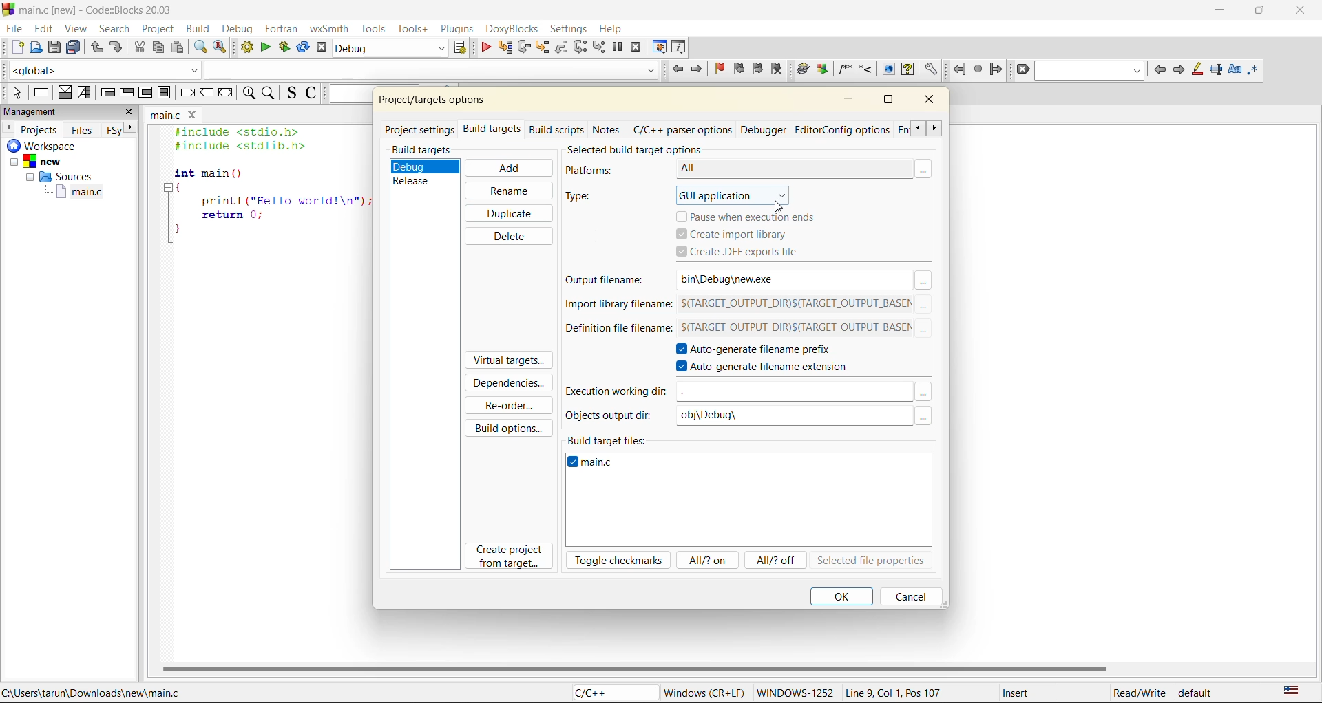 The image size is (1322, 703). Describe the element at coordinates (507, 236) in the screenshot. I see `delete` at that location.